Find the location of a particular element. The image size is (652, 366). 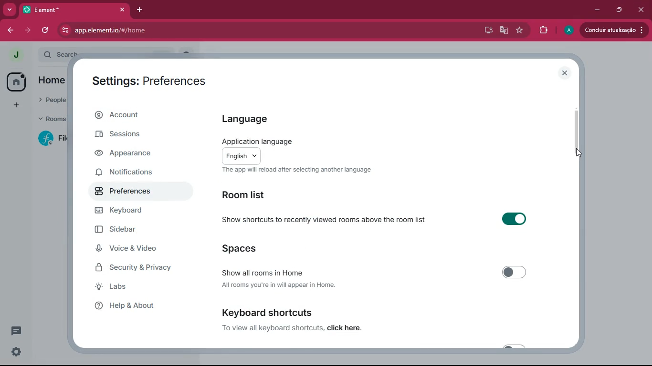

show all rooms is located at coordinates (375, 278).